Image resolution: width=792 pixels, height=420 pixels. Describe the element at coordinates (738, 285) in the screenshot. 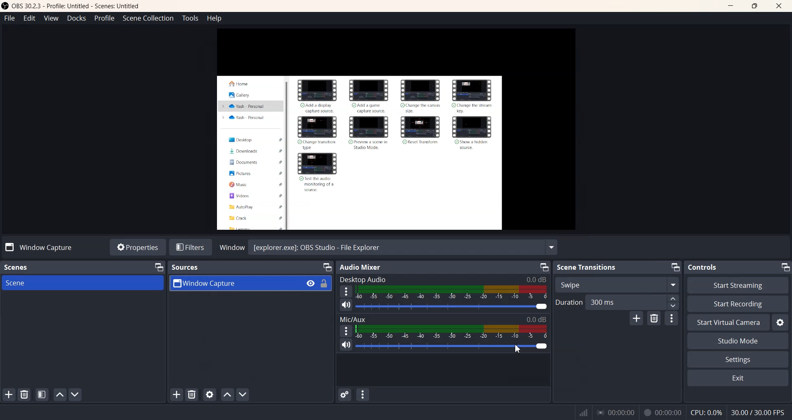

I see `Start Streaming` at that location.